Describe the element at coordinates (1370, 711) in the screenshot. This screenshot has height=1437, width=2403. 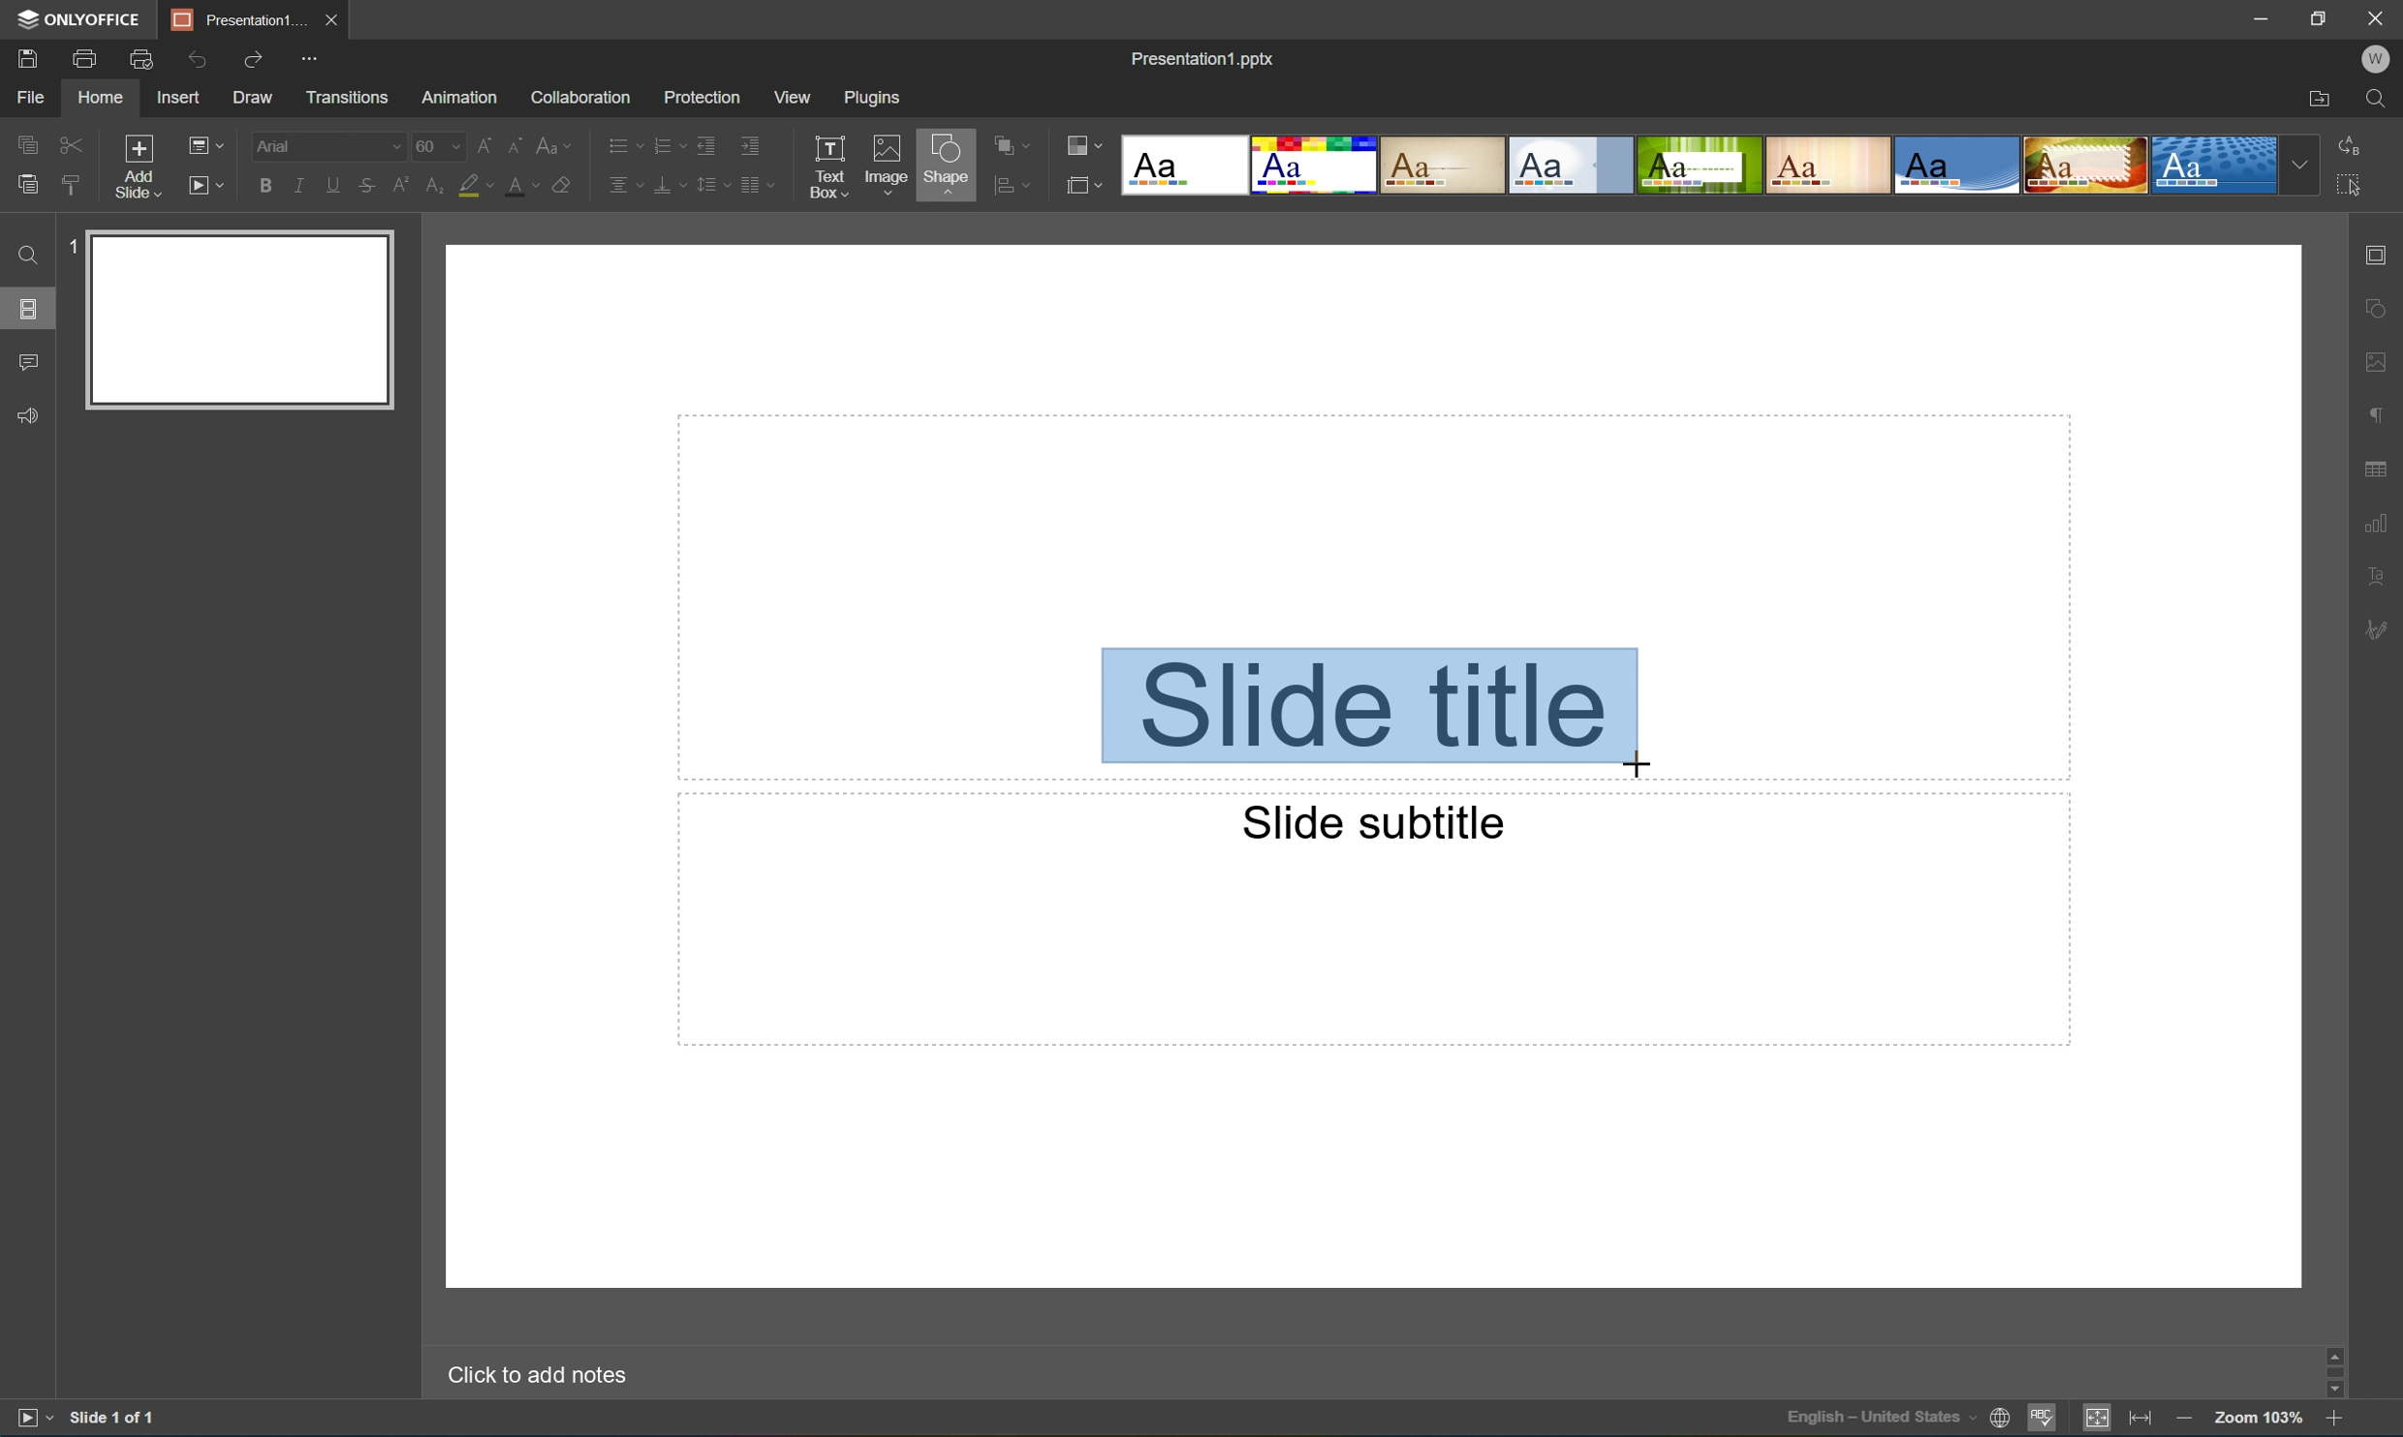
I see `slide title` at that location.